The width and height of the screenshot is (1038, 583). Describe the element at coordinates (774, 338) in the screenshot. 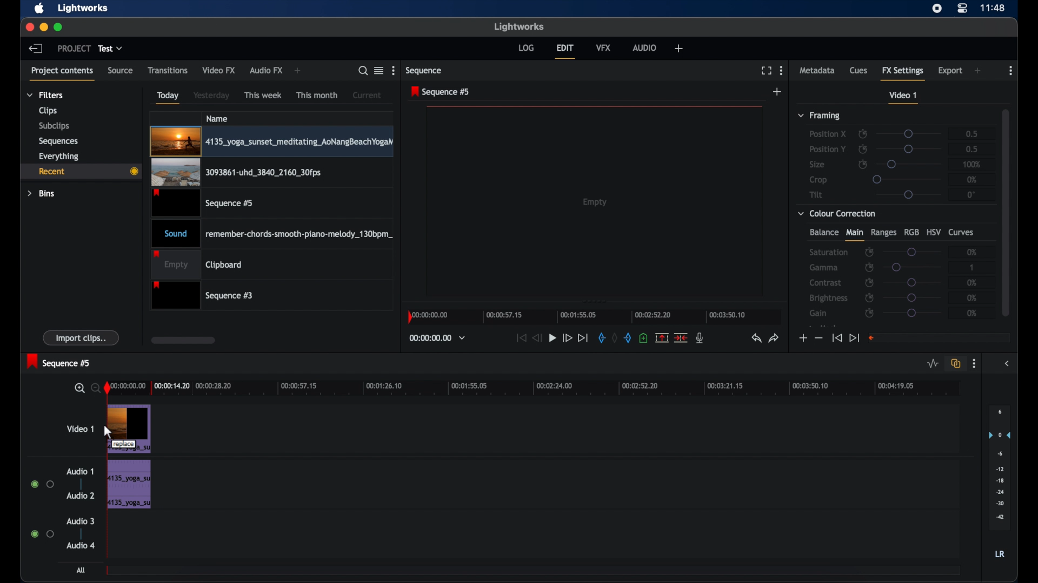

I see `redo` at that location.